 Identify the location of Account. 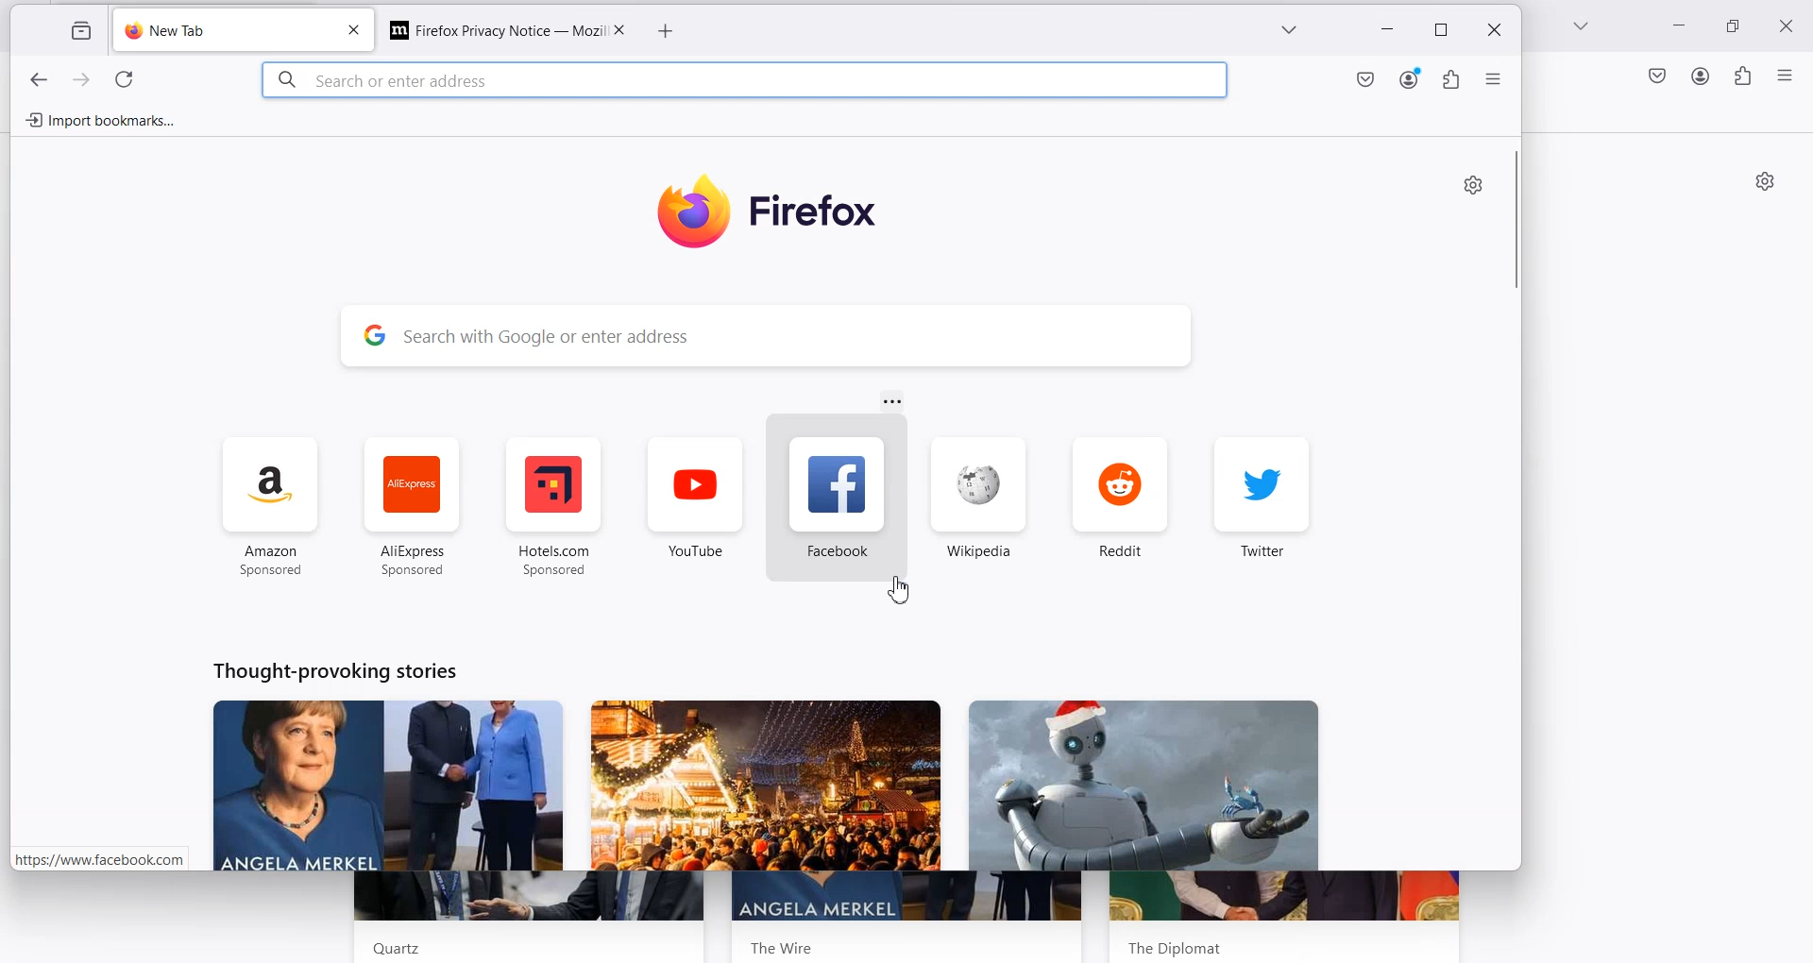
(1701, 76).